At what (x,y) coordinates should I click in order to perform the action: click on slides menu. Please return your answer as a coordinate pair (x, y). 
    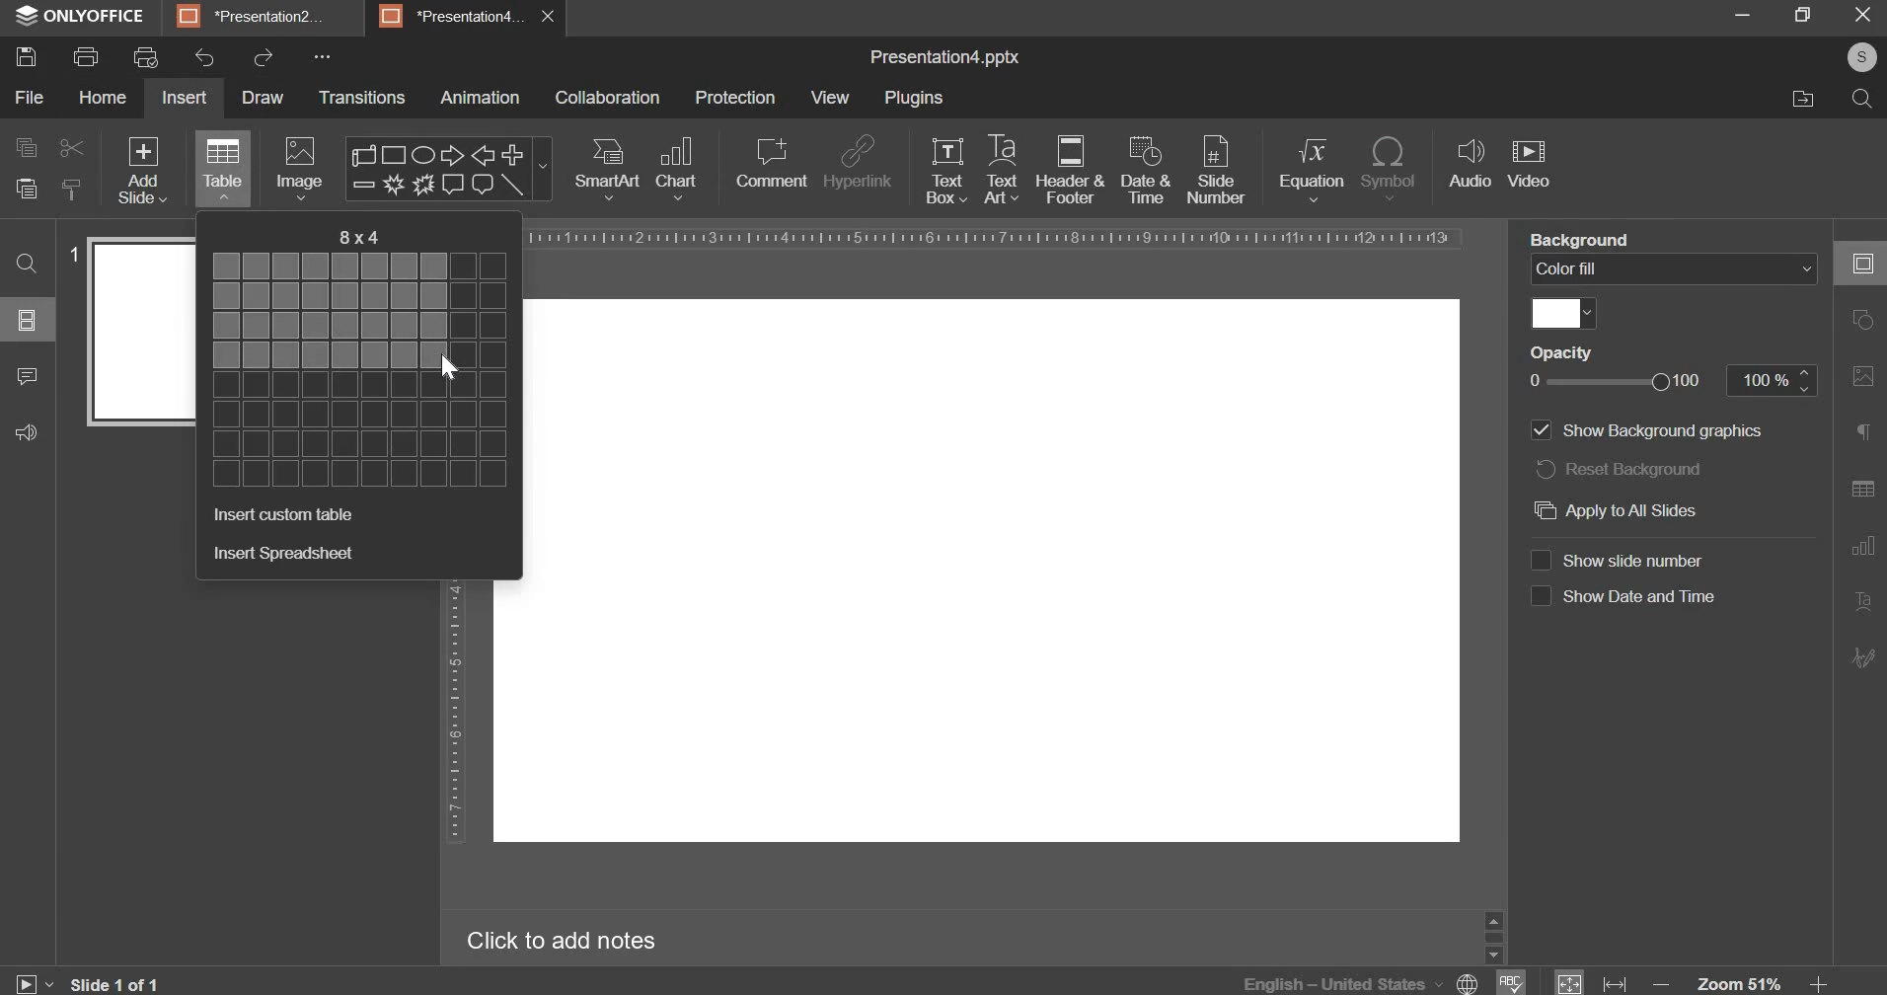
    Looking at the image, I should click on (28, 320).